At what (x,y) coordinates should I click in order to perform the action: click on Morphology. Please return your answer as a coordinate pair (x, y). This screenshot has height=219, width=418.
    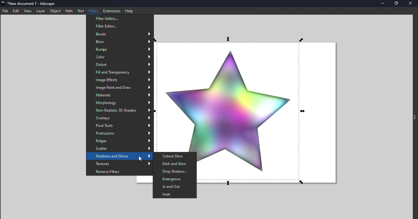
    Looking at the image, I should click on (120, 102).